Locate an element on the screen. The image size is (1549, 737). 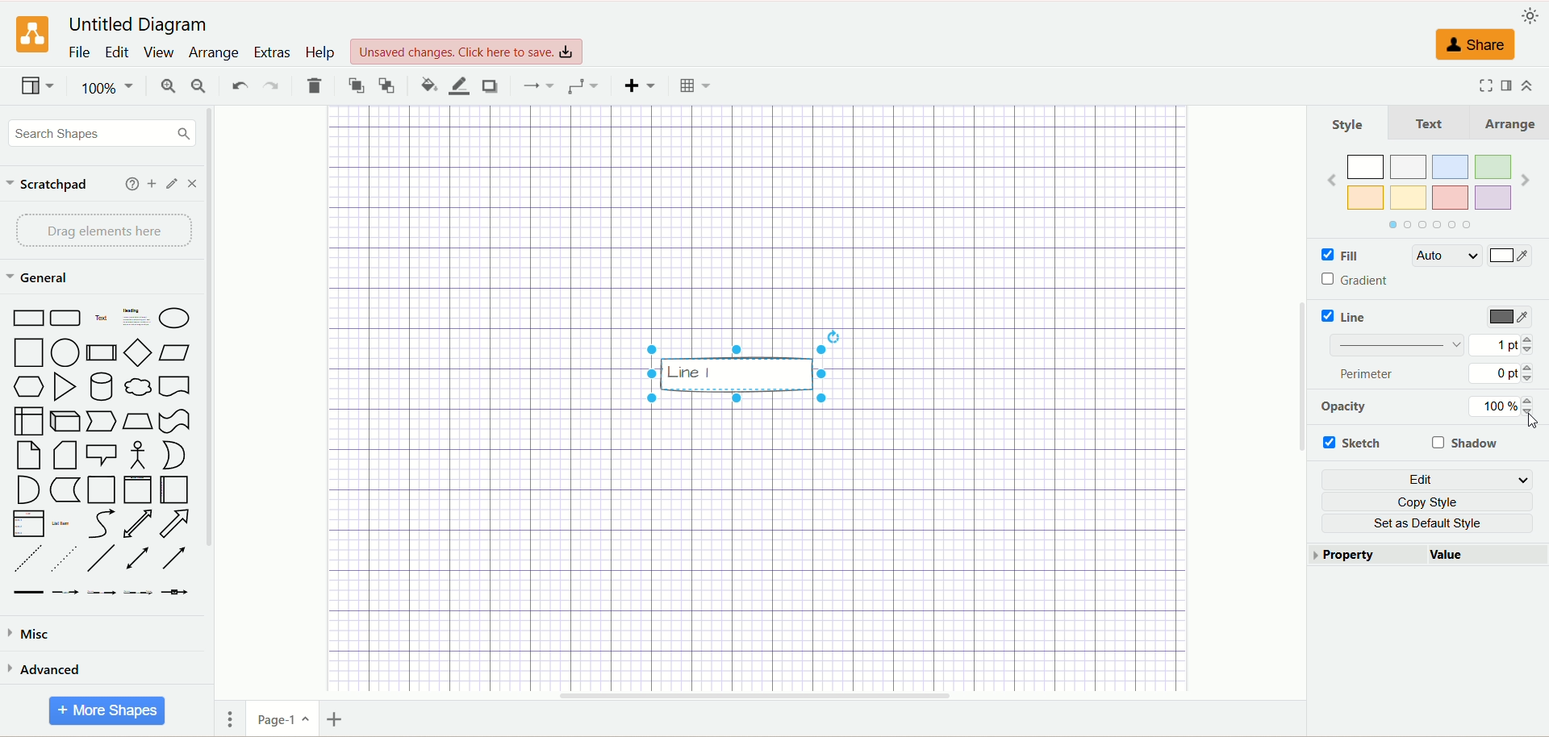
Ellipse is located at coordinates (173, 315).